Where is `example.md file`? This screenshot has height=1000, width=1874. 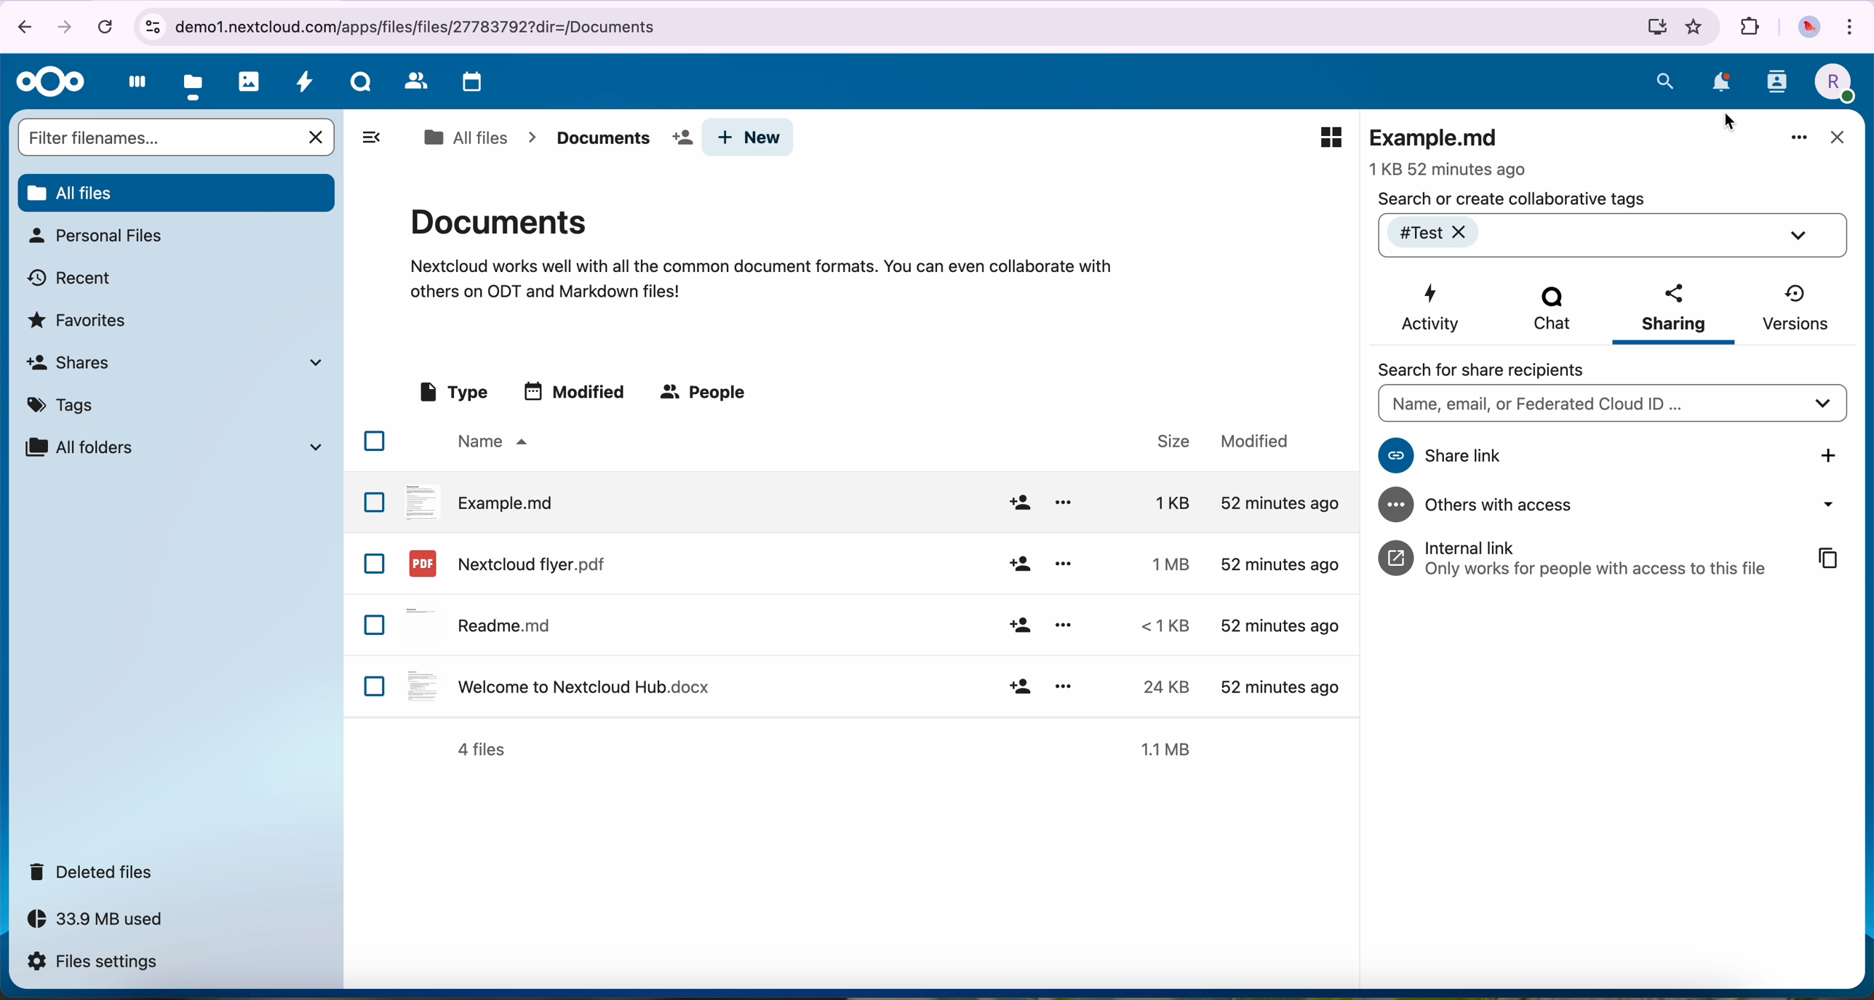
example.md file is located at coordinates (1451, 149).